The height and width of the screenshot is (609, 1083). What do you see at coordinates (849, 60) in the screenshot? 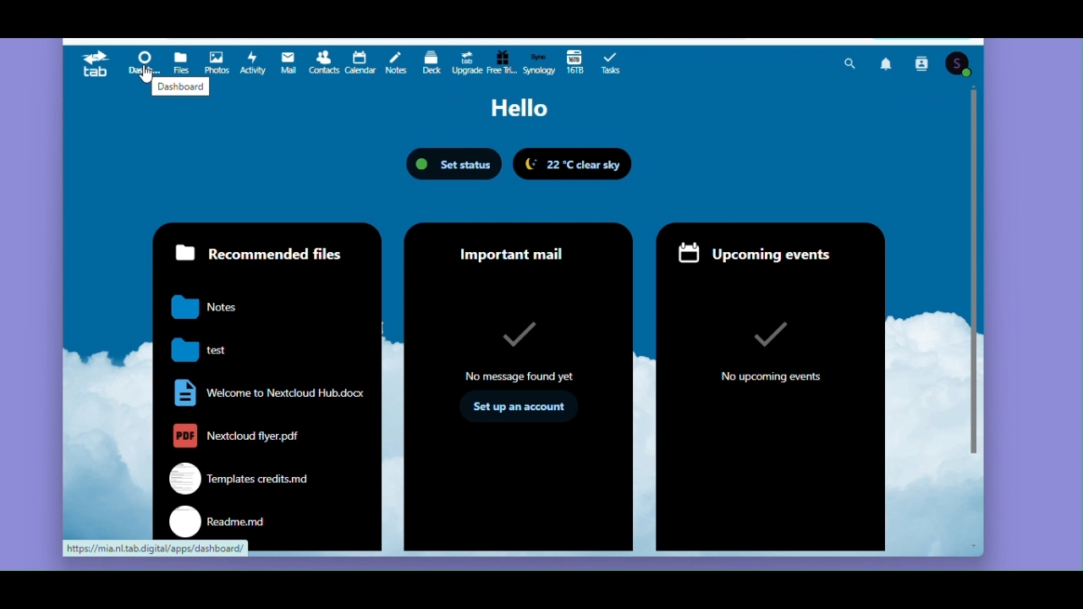
I see `Search` at bounding box center [849, 60].